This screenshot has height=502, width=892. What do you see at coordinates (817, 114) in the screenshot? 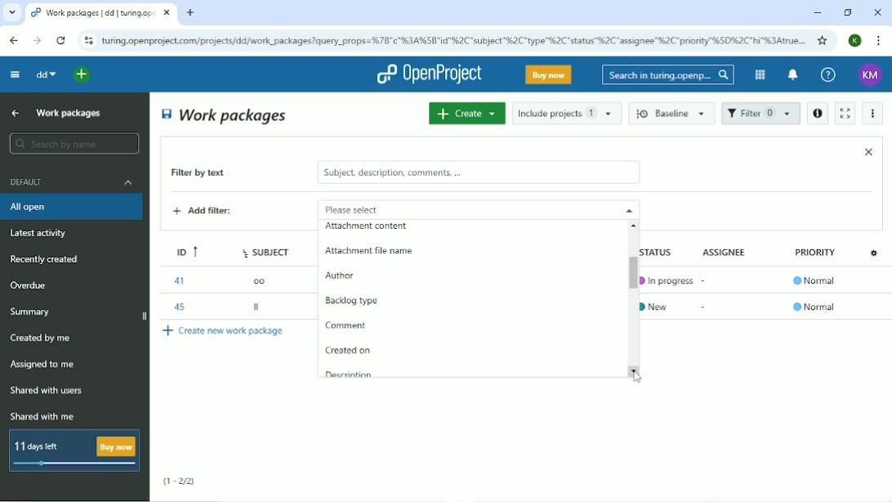
I see `Open details view` at bounding box center [817, 114].